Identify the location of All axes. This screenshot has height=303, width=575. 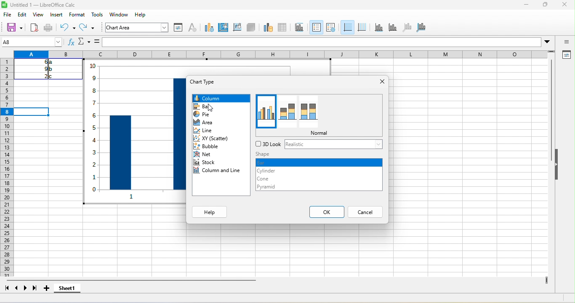
(423, 28).